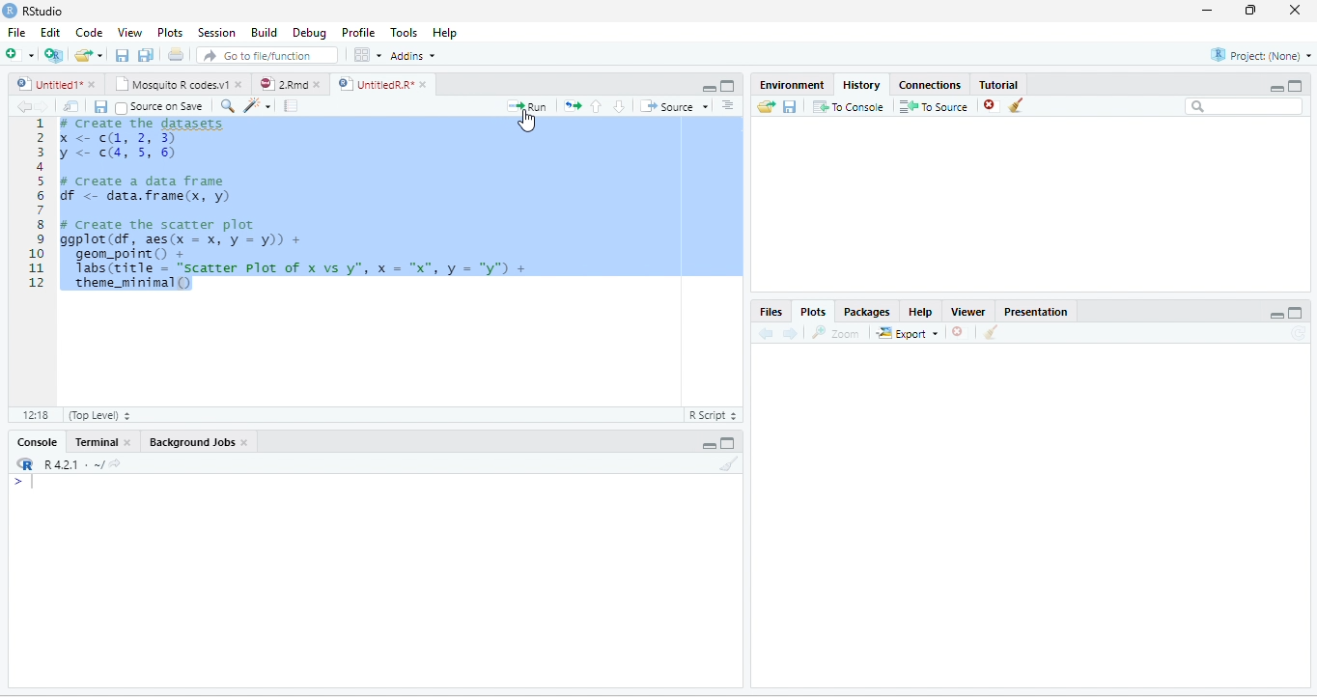  I want to click on To Source, so click(935, 107).